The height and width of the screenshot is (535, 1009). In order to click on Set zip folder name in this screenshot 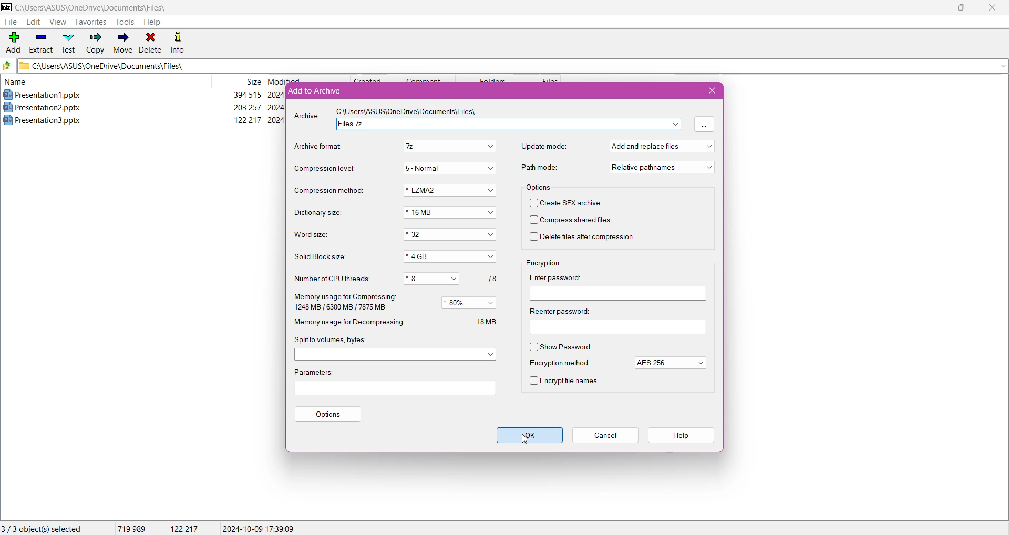, I will do `click(508, 125)`.